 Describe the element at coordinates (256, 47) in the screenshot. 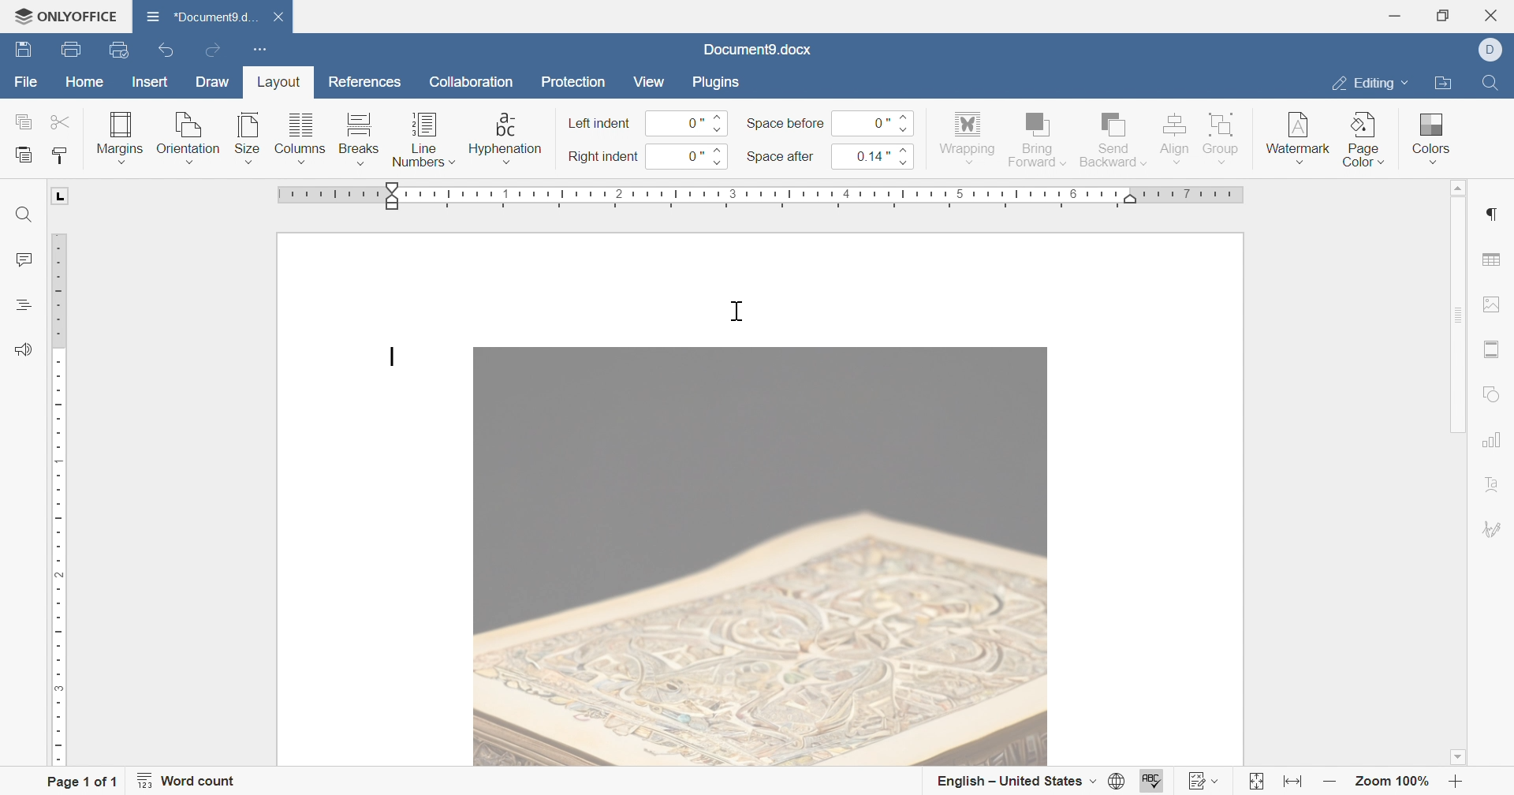

I see `customize quick access toolbar` at that location.